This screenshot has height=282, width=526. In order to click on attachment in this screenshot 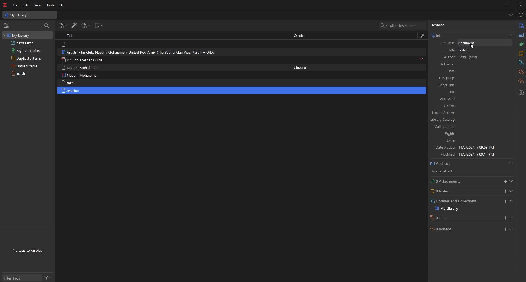, I will do `click(521, 45)`.